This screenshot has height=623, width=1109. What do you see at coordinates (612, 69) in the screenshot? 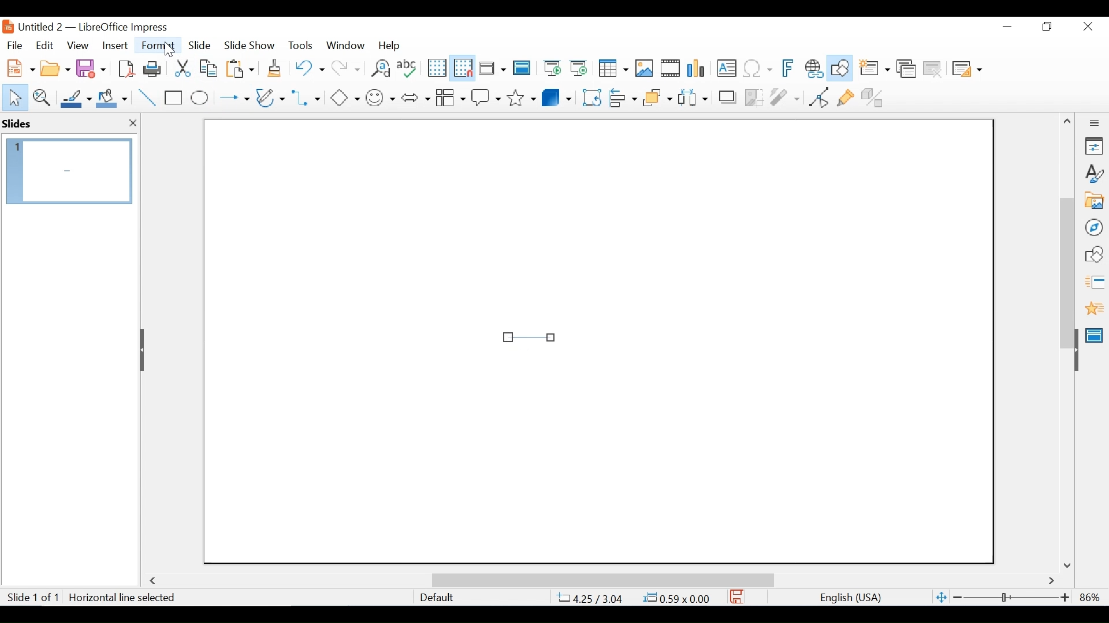
I see `Table` at bounding box center [612, 69].